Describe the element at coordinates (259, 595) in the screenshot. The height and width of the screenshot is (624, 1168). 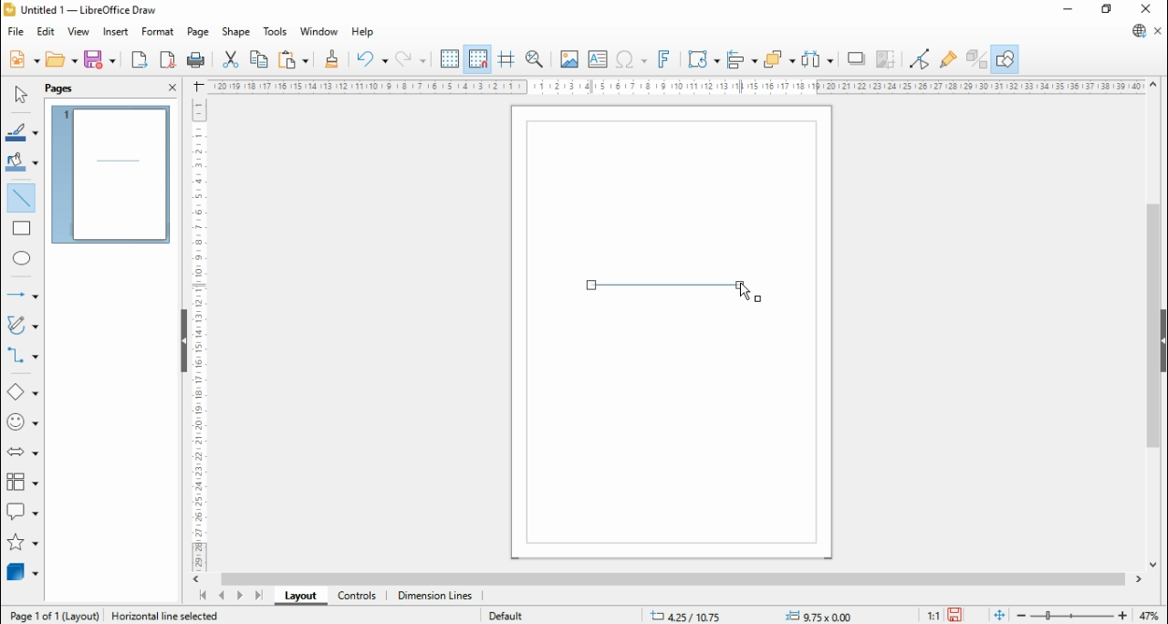
I see `last page` at that location.